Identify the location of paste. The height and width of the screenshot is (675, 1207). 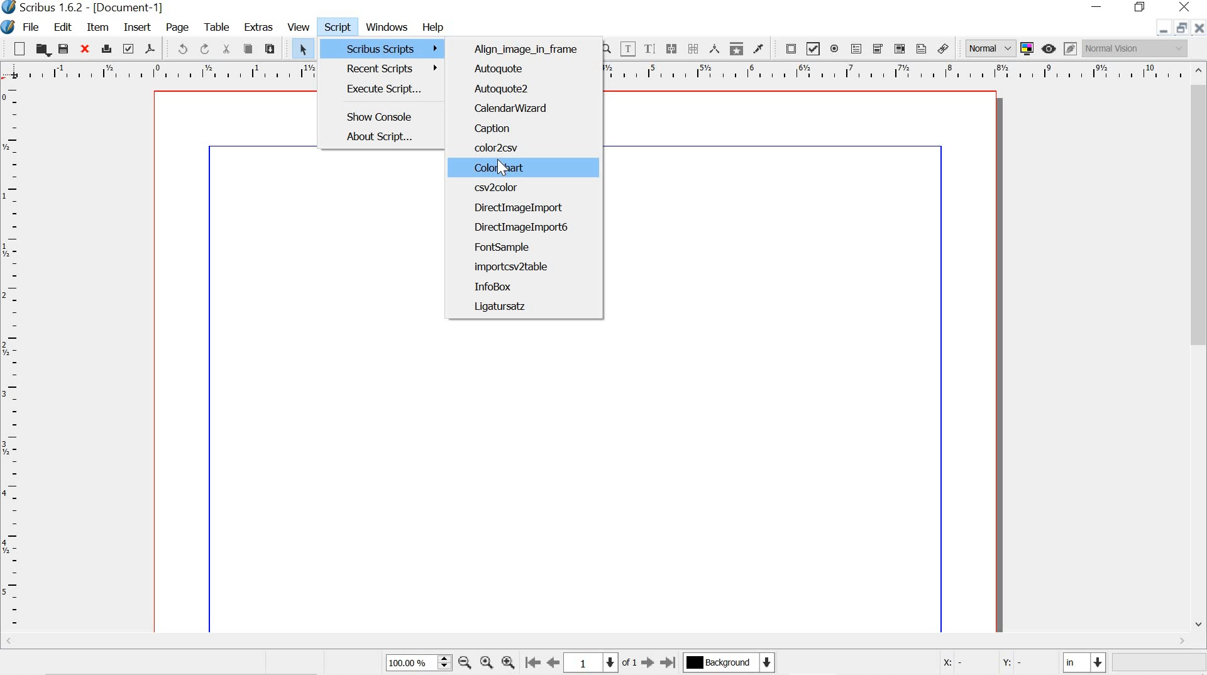
(270, 48).